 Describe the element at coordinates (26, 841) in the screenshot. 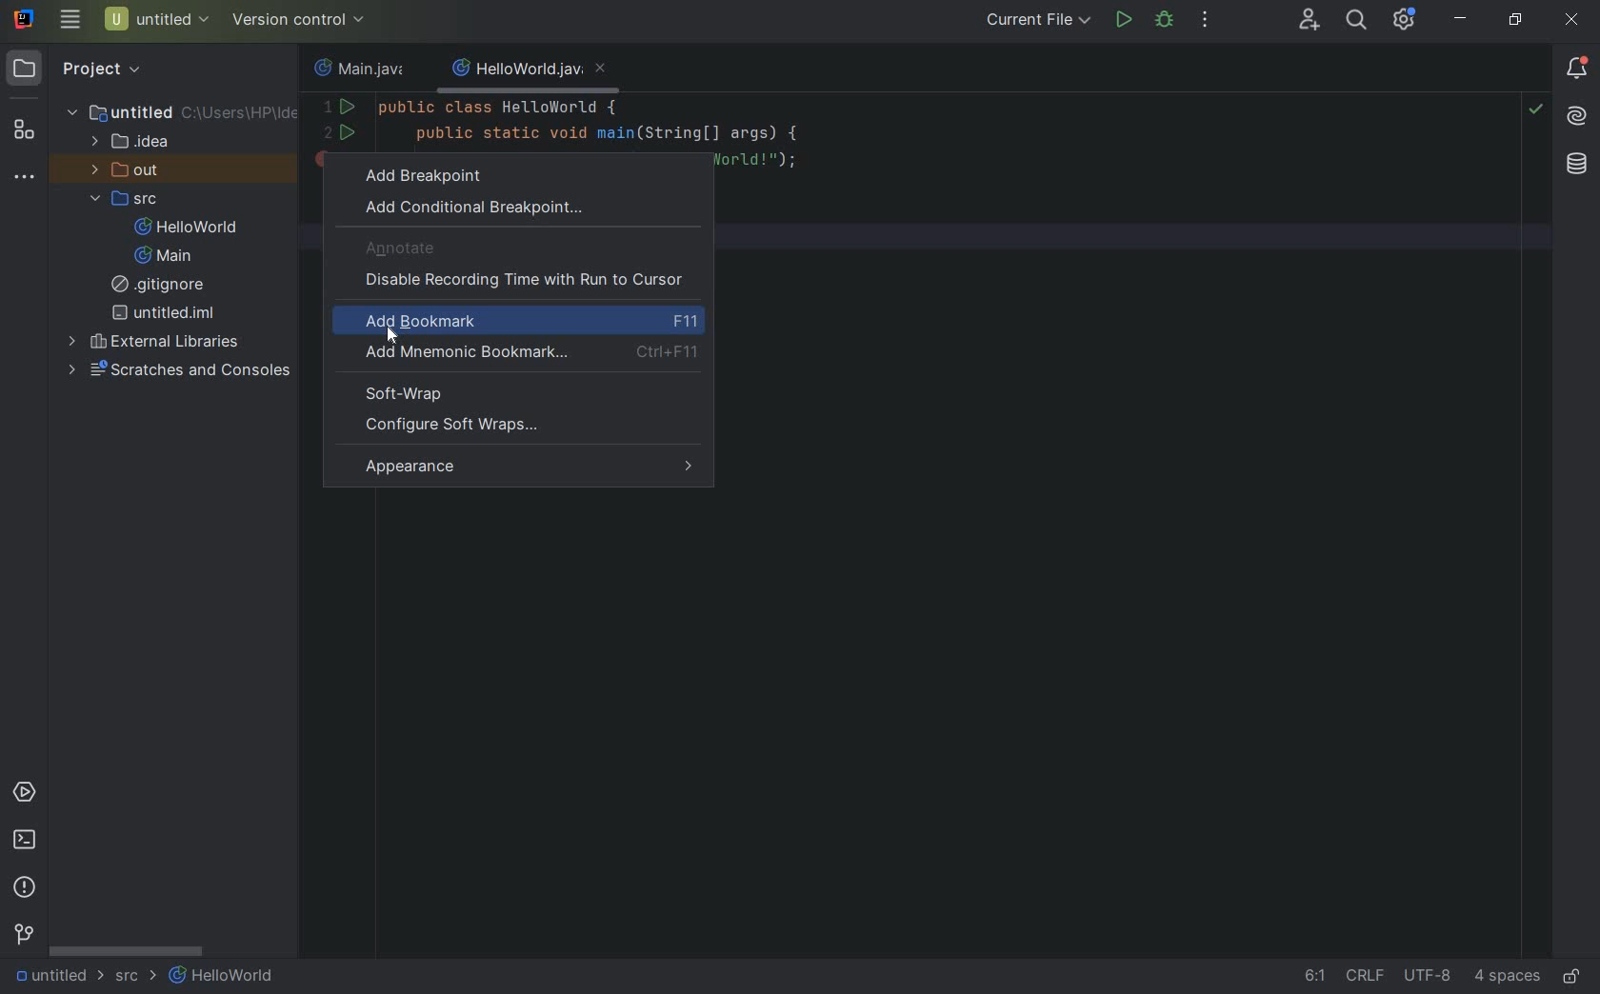

I see `terminal` at that location.